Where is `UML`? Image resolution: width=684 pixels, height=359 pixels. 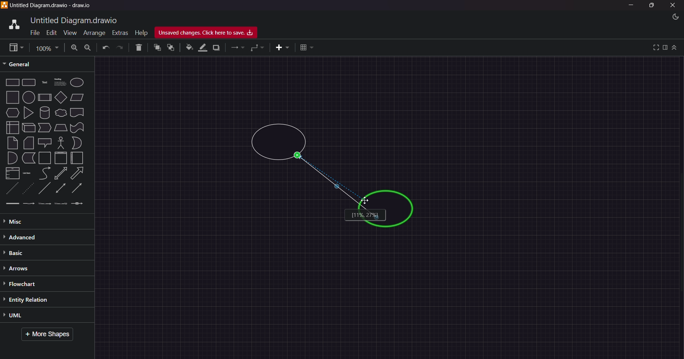 UML is located at coordinates (32, 316).